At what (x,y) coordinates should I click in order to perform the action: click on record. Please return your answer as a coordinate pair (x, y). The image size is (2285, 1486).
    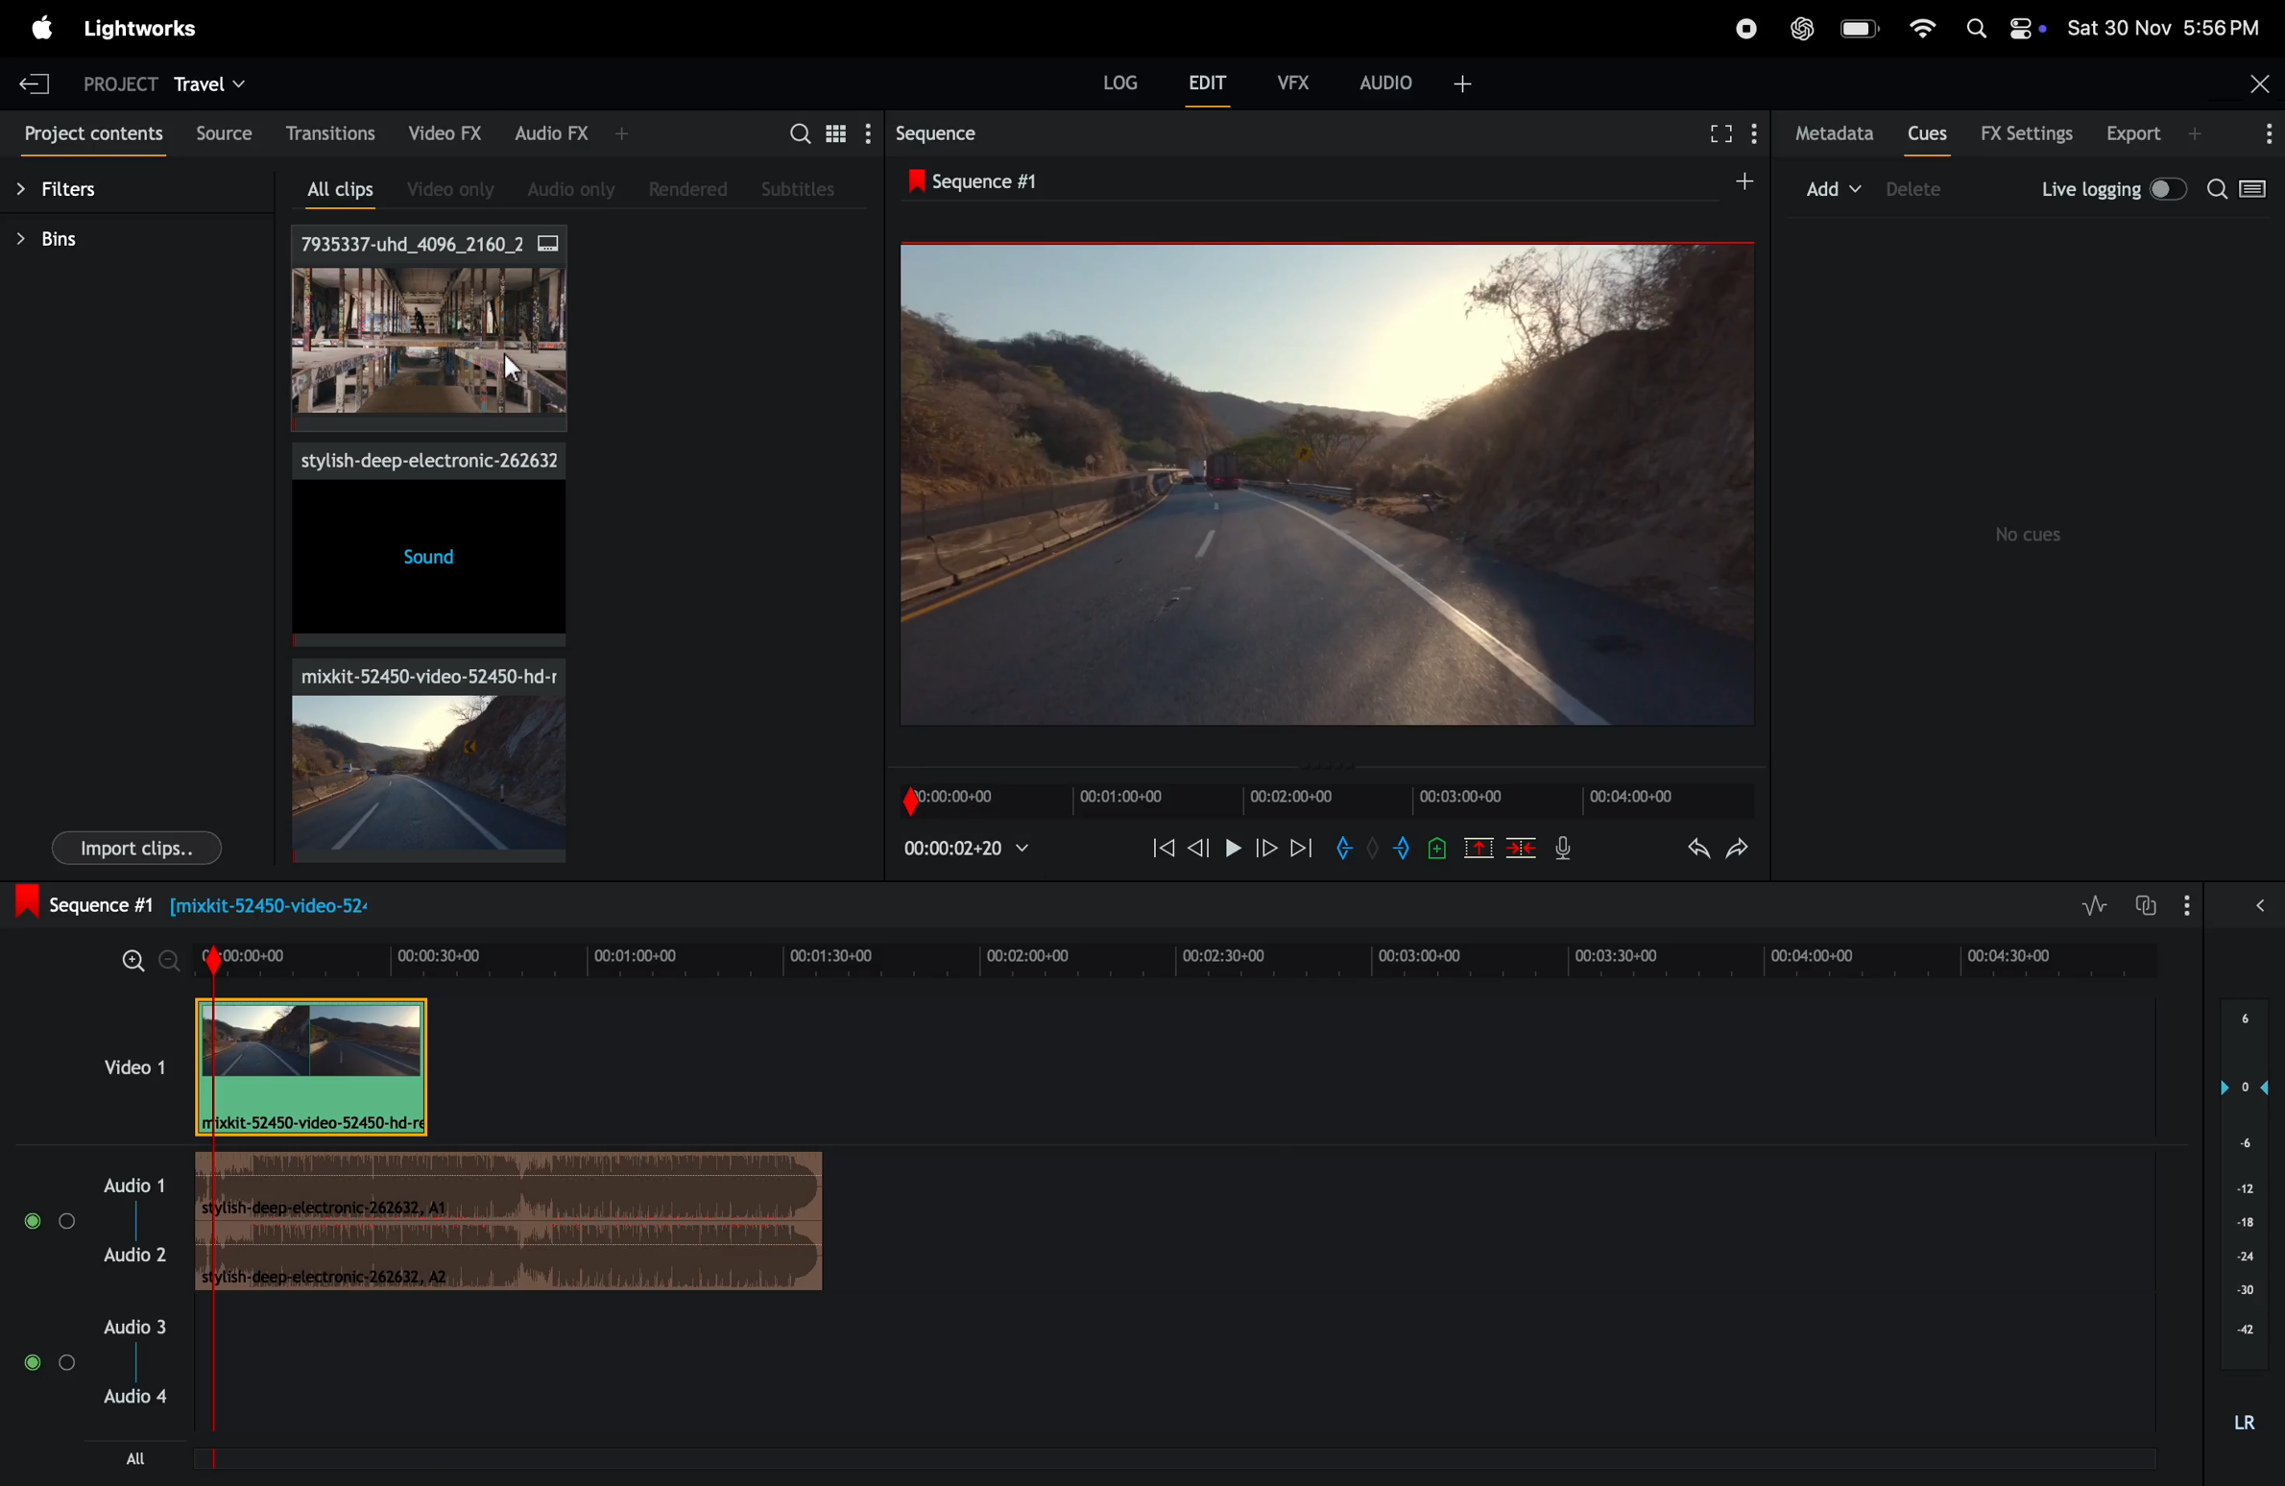
    Looking at the image, I should click on (1736, 27).